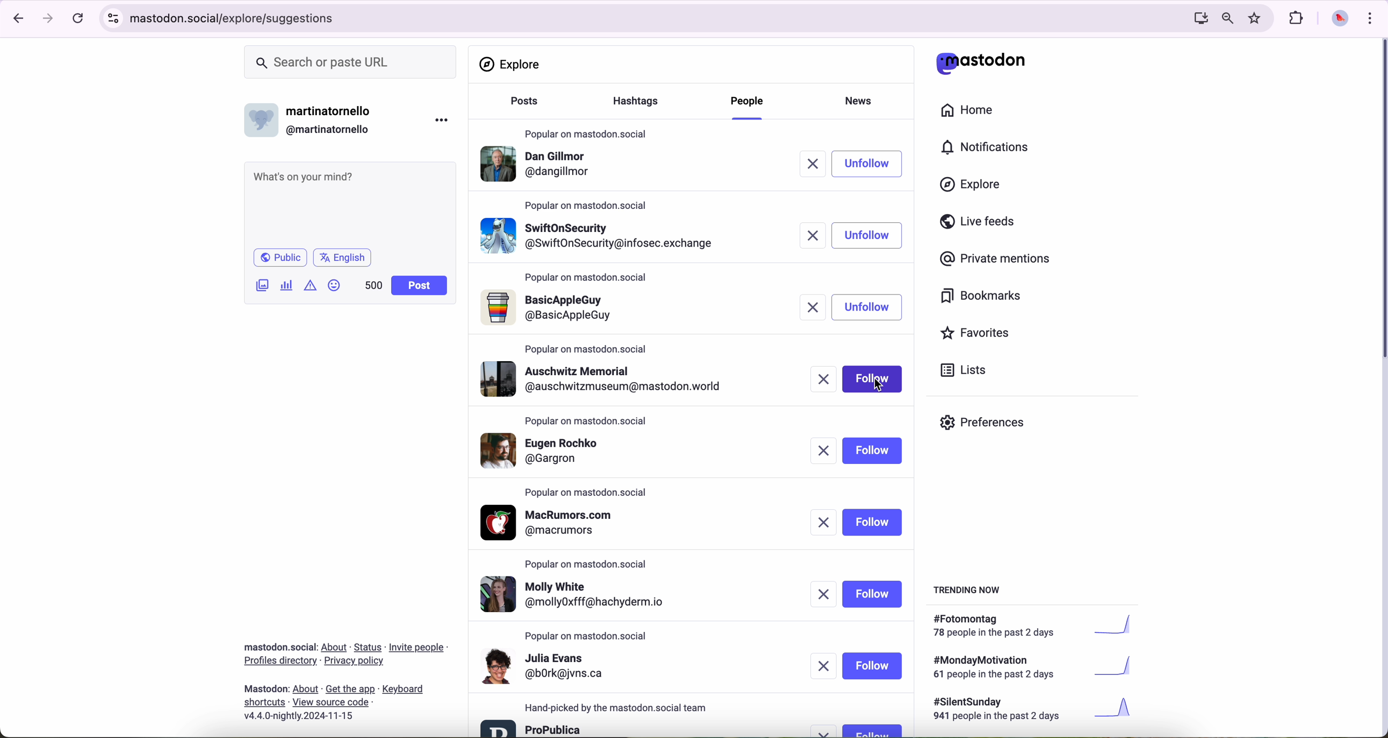  What do you see at coordinates (1369, 18) in the screenshot?
I see `customize and control Google Chrome` at bounding box center [1369, 18].